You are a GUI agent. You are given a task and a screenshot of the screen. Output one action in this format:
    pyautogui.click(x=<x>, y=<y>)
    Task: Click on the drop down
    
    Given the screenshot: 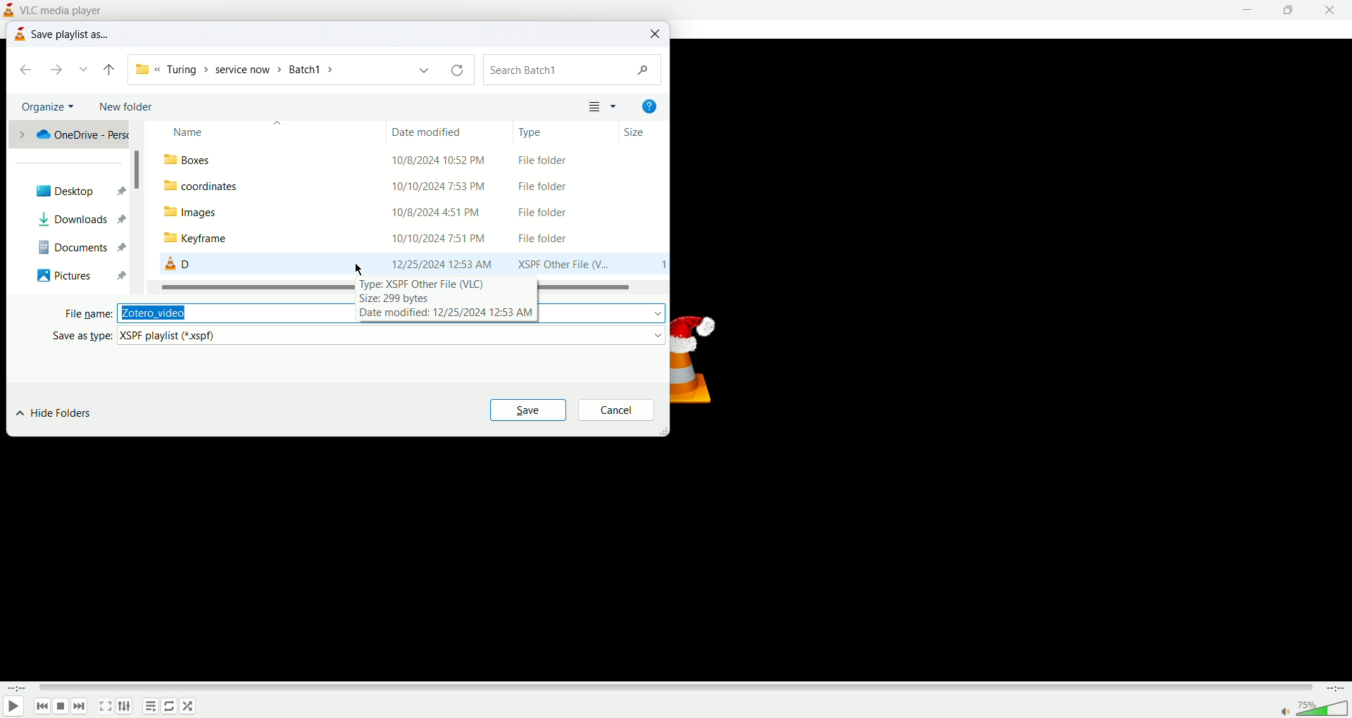 What is the action you would take?
    pyautogui.click(x=86, y=69)
    